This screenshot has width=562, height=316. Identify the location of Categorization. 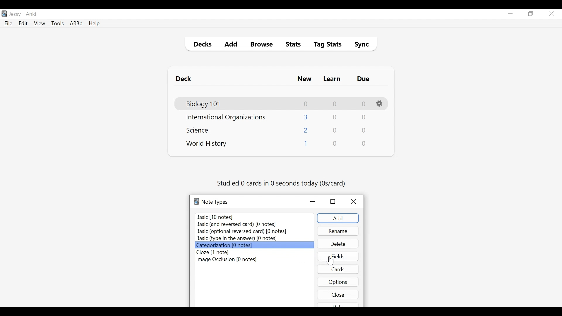
(254, 245).